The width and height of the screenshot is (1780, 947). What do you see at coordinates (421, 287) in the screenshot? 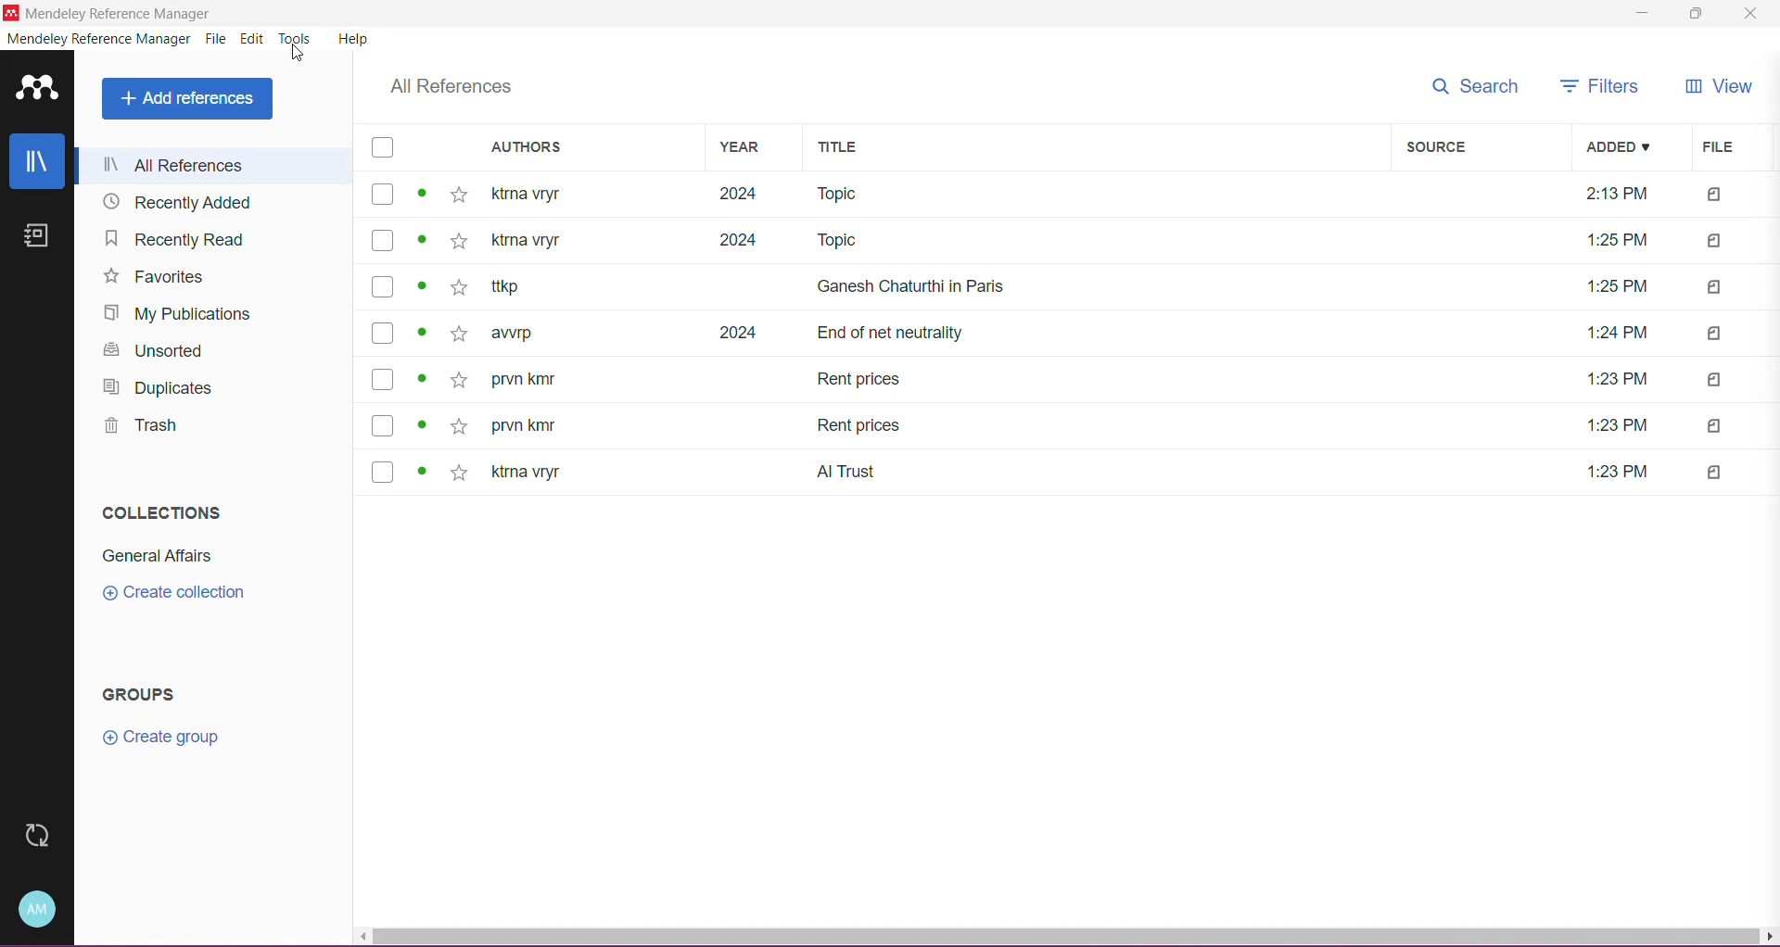
I see `read` at bounding box center [421, 287].